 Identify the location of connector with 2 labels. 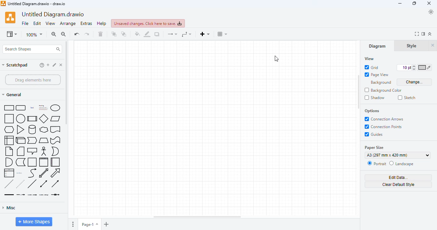
(32, 195).